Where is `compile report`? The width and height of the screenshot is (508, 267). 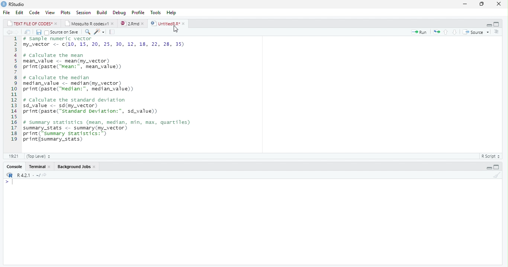
compile report is located at coordinates (113, 32).